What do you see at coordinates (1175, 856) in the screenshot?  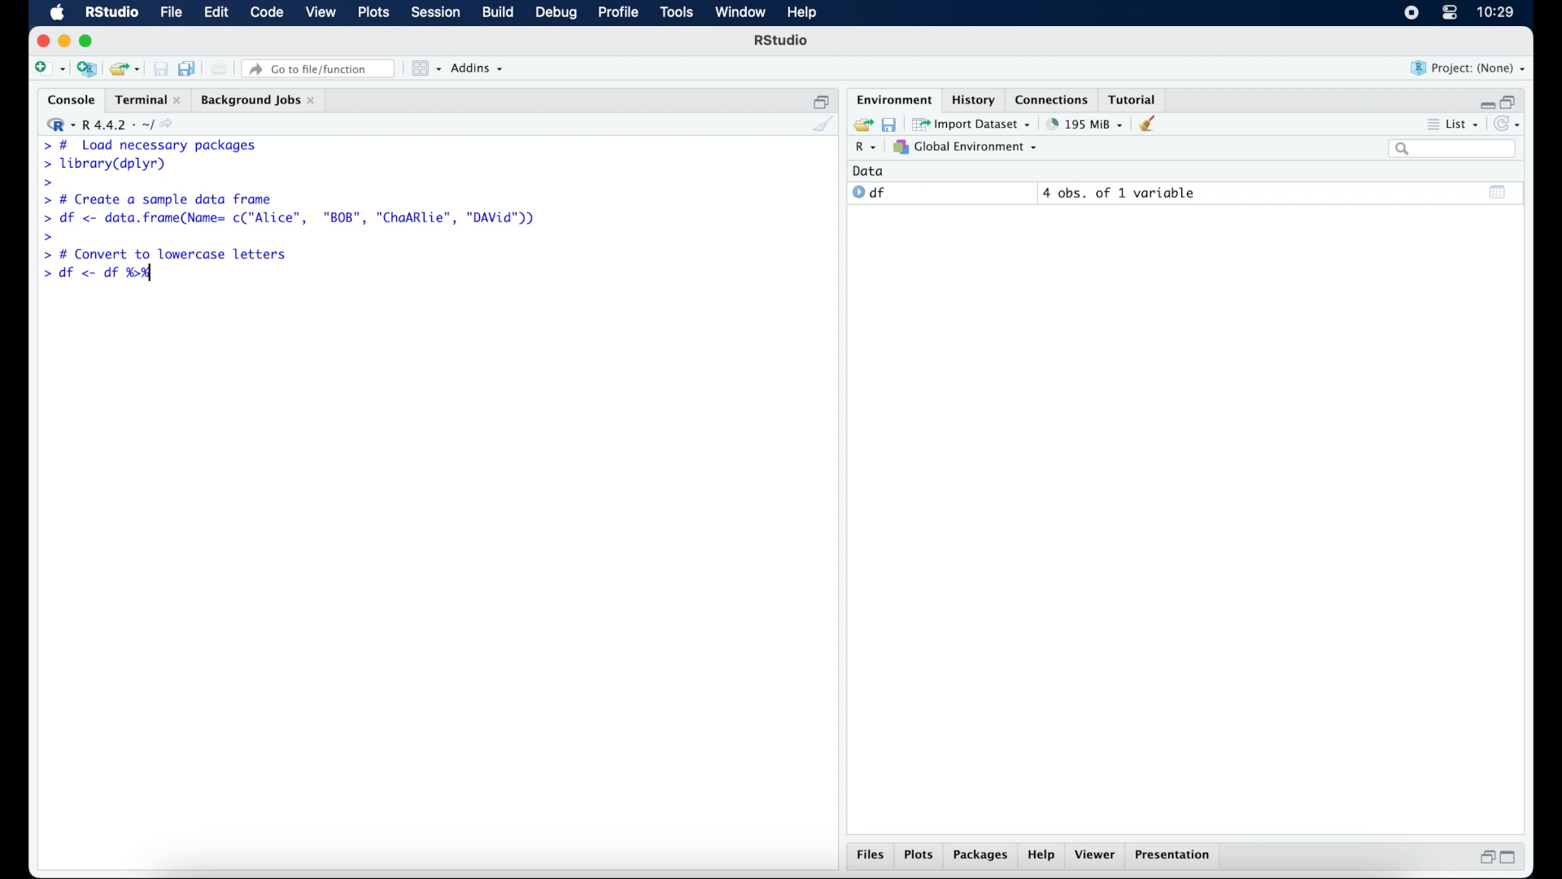 I see `presentation` at bounding box center [1175, 856].